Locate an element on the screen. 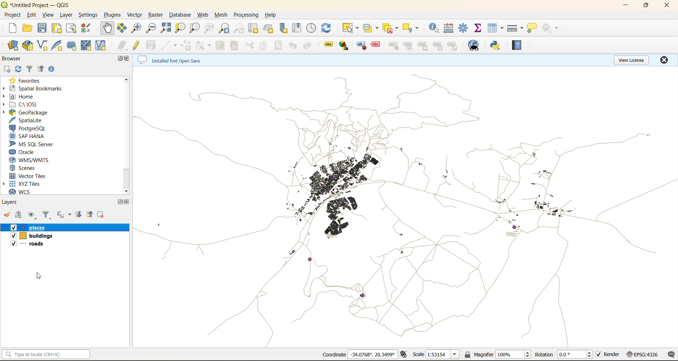 This screenshot has height=361, width=678. view is located at coordinates (48, 16).